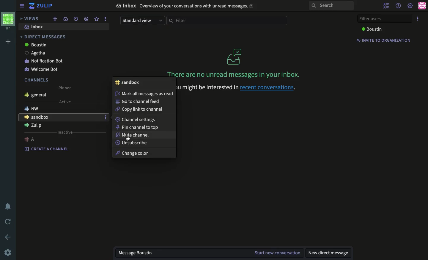 This screenshot has width=428, height=260. What do you see at coordinates (42, 69) in the screenshot?
I see `welcome bot` at bounding box center [42, 69].